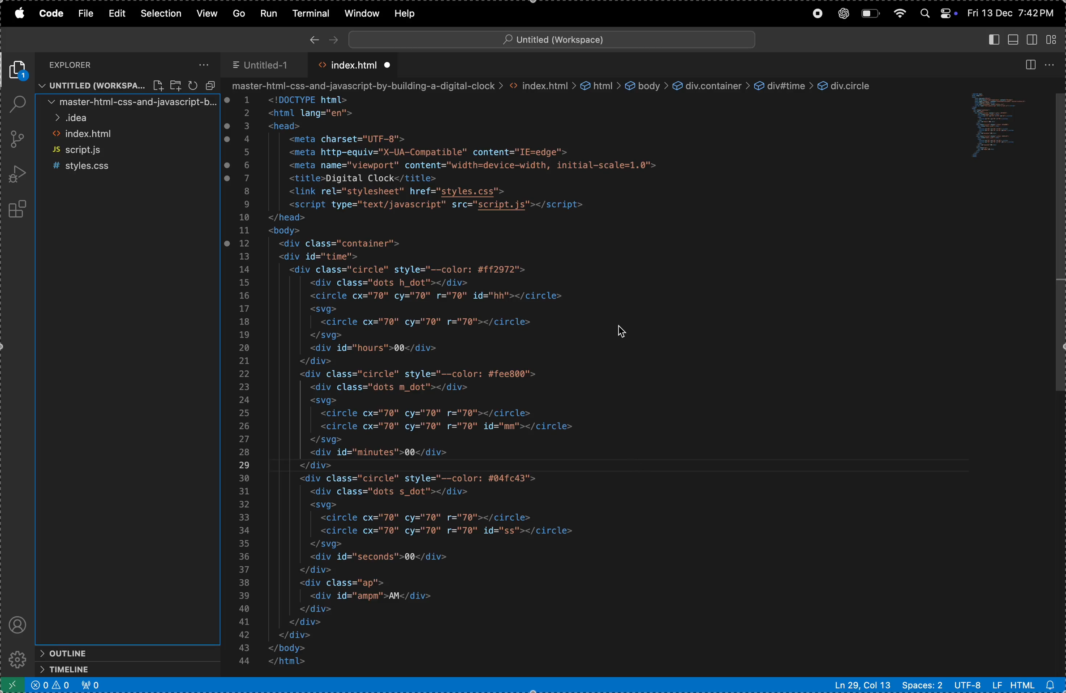 This screenshot has width=1066, height=693. What do you see at coordinates (1012, 13) in the screenshot?
I see `date and time` at bounding box center [1012, 13].